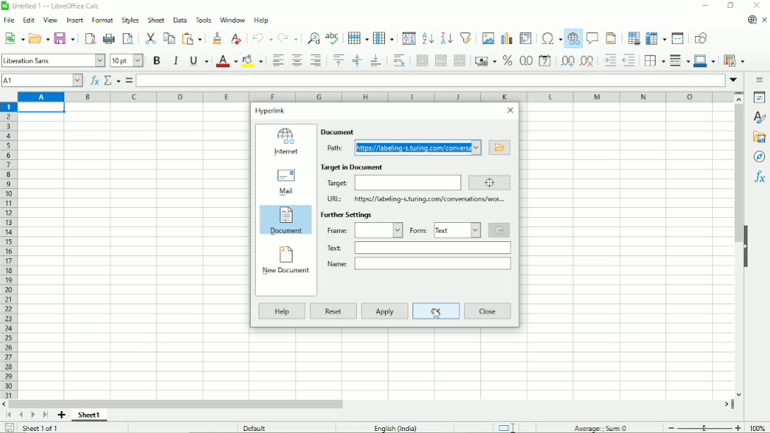 Image resolution: width=770 pixels, height=433 pixels. What do you see at coordinates (545, 61) in the screenshot?
I see `Format as date` at bounding box center [545, 61].